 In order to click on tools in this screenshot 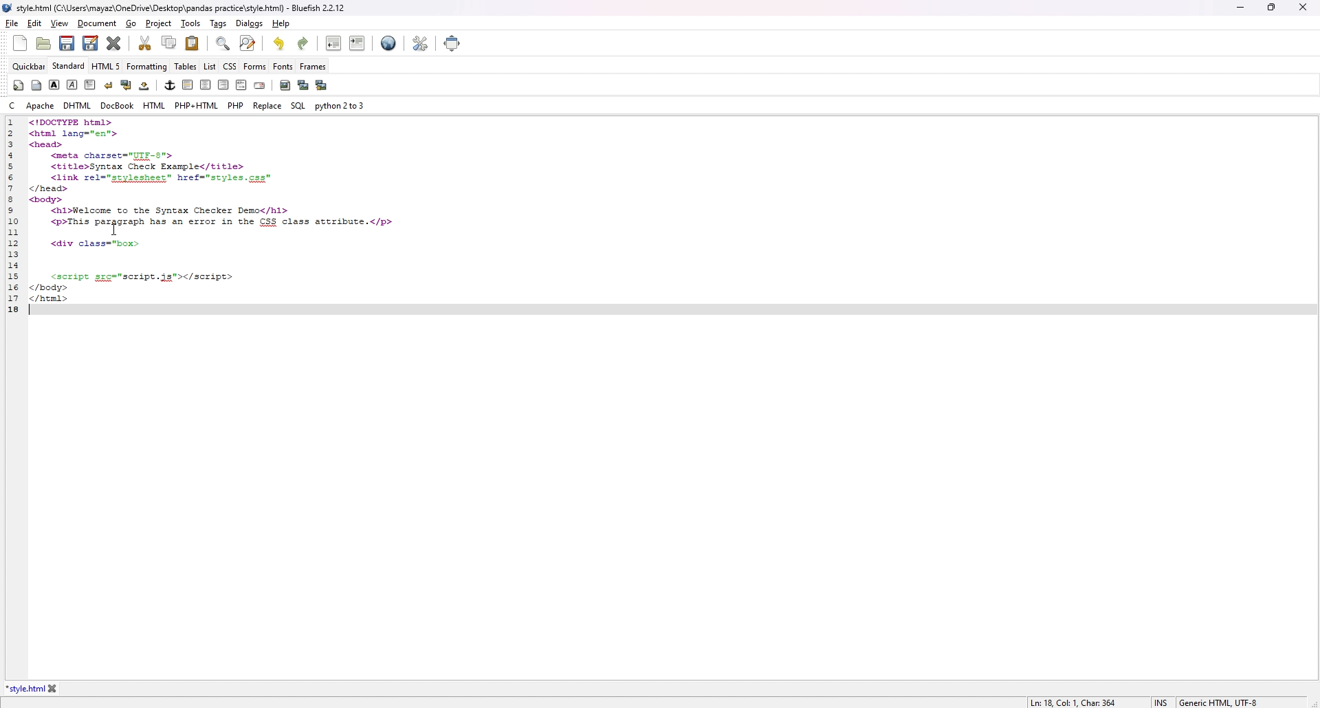, I will do `click(191, 24)`.